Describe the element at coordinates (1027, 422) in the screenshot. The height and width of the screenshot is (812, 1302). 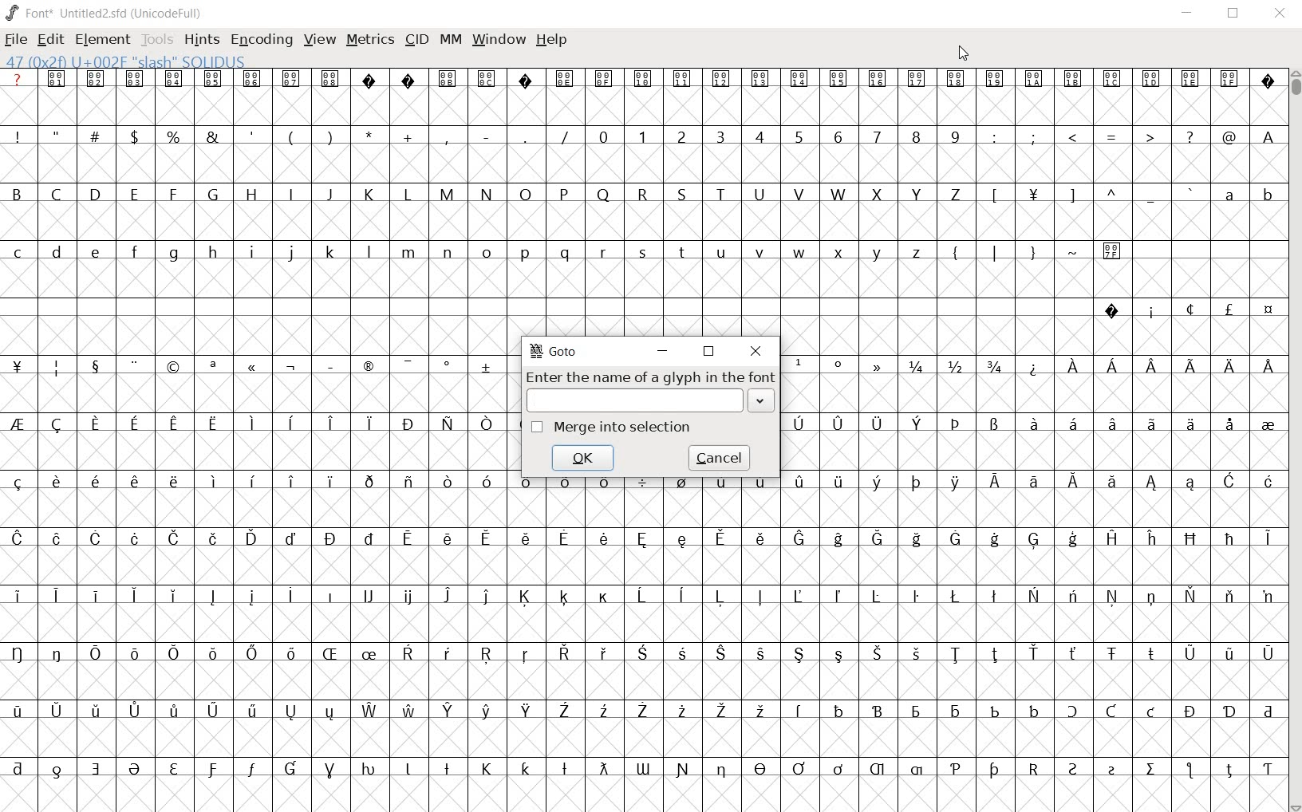
I see `speciial letter` at that location.